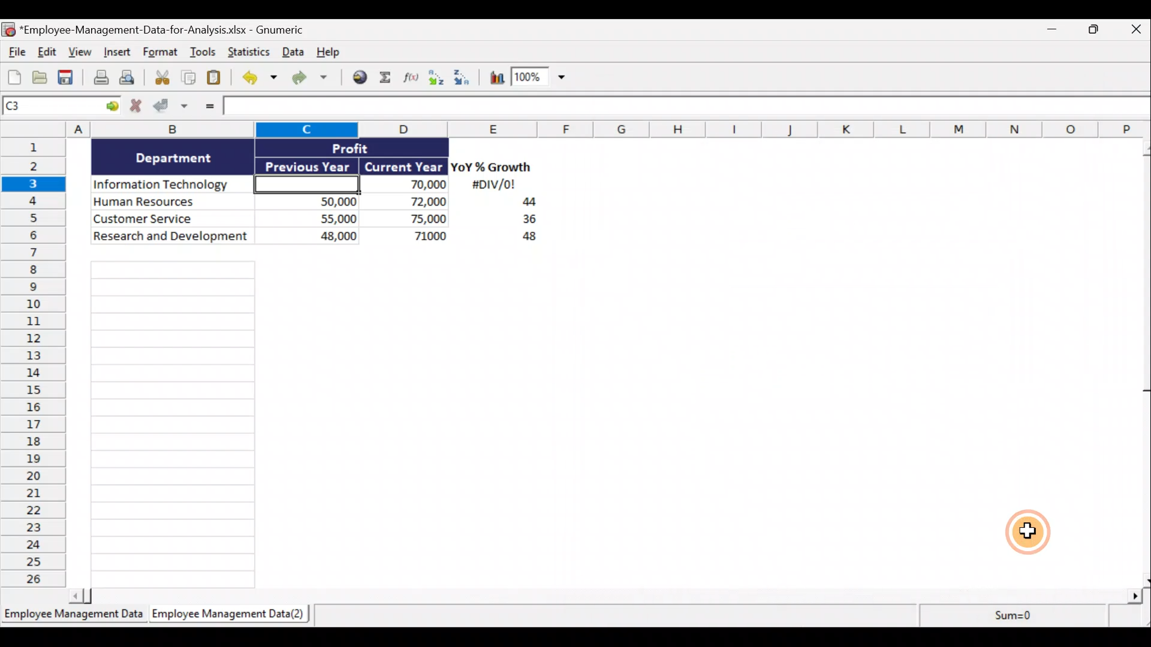 This screenshot has width=1151, height=647. Describe the element at coordinates (261, 78) in the screenshot. I see `Undo last action` at that location.